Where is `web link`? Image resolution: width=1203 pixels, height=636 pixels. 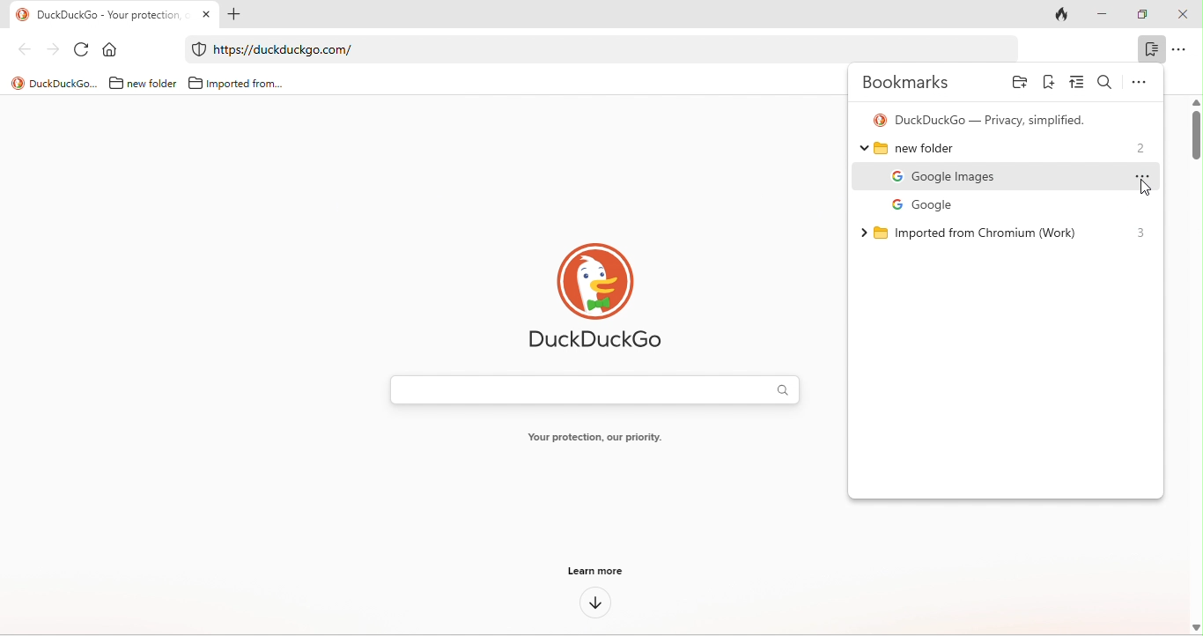
web link is located at coordinates (592, 49).